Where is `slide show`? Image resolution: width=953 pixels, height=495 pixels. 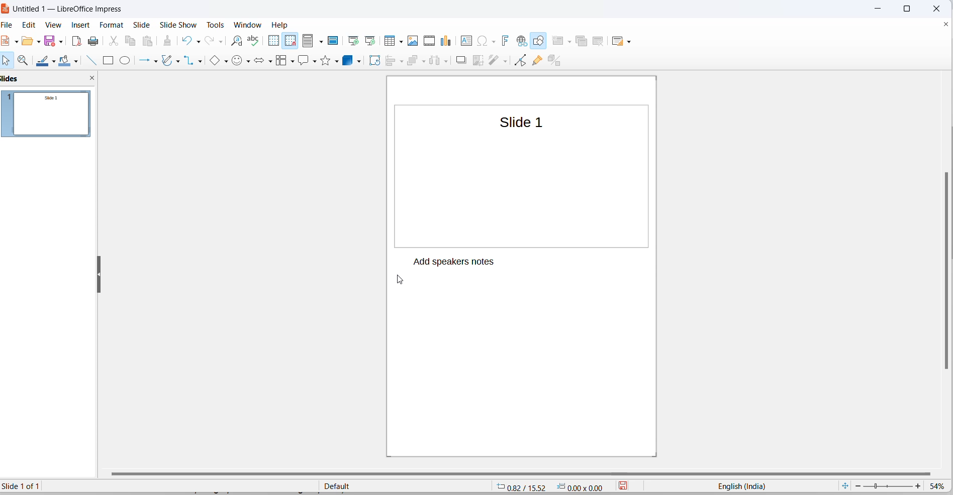 slide show is located at coordinates (178, 25).